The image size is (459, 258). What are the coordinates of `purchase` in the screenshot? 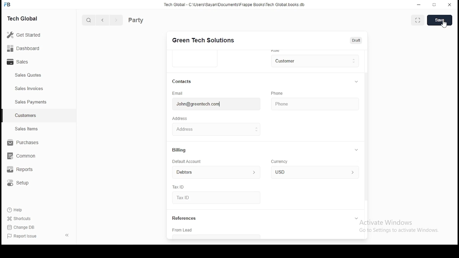 It's located at (21, 143).